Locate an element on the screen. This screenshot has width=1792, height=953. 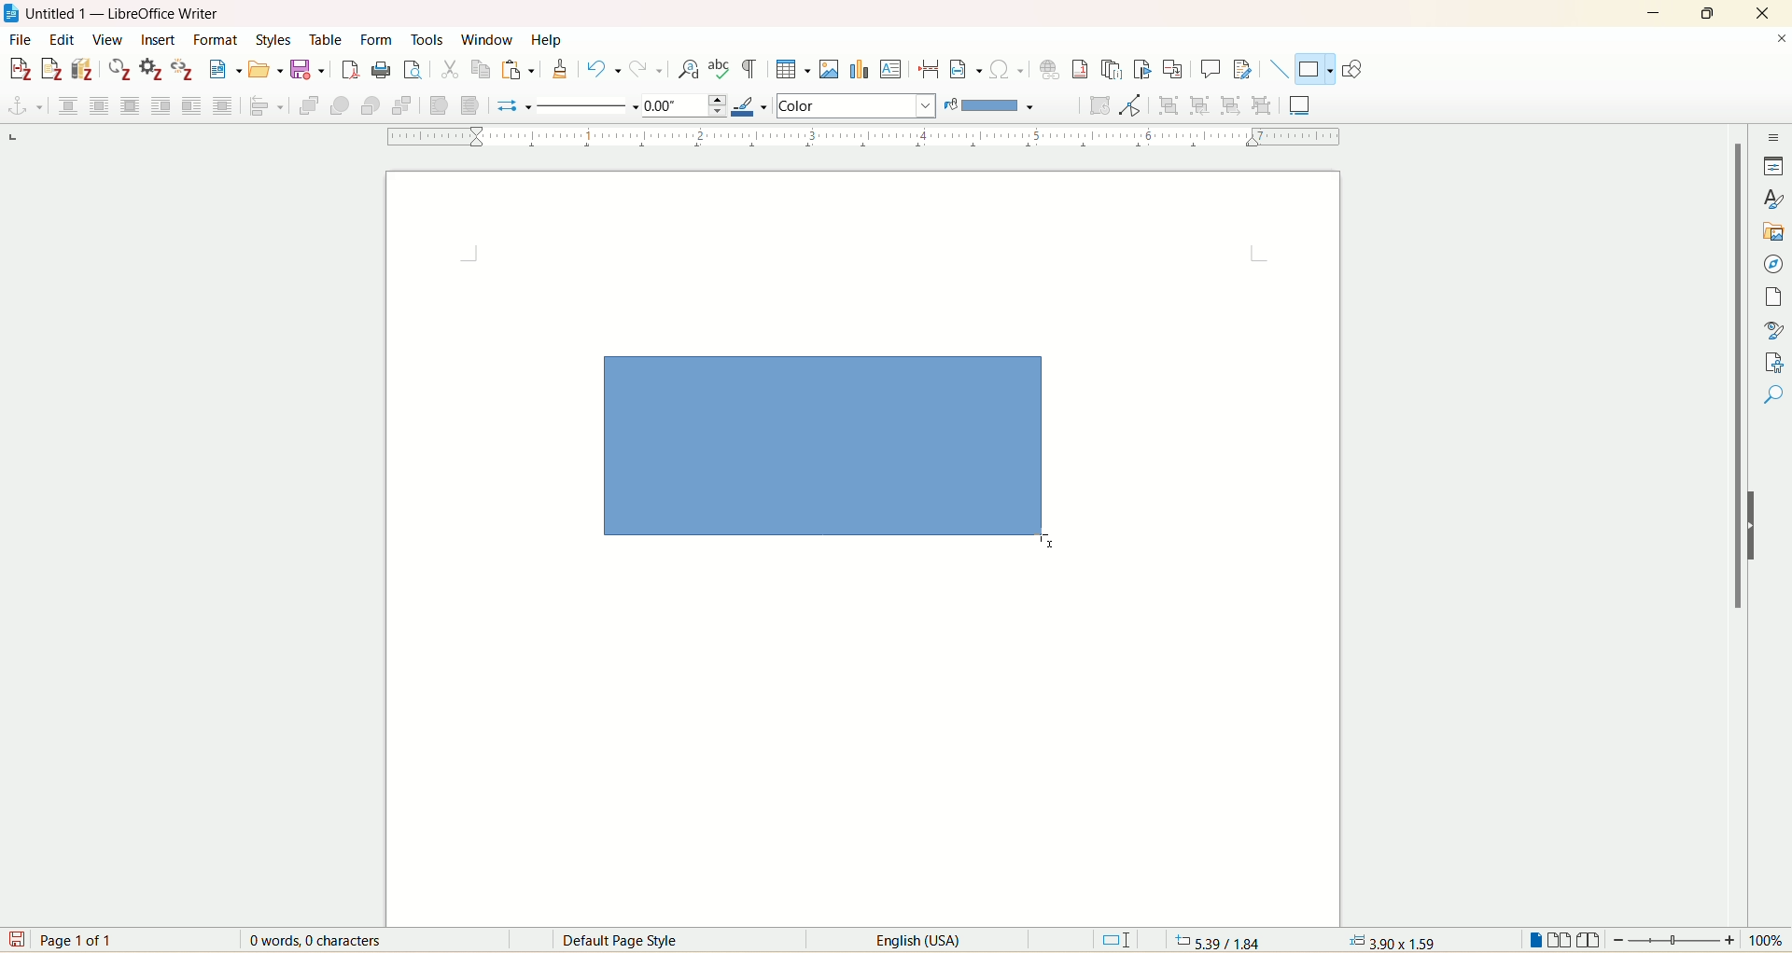
insert text box is located at coordinates (891, 68).